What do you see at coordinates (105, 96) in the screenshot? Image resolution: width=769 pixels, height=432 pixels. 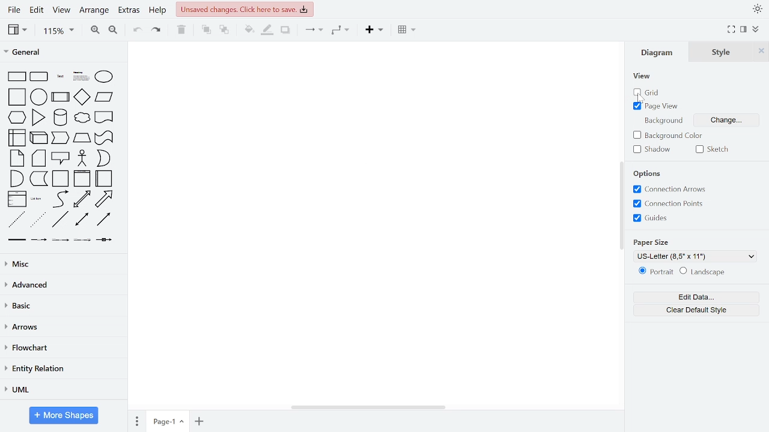 I see `paralellogram` at bounding box center [105, 96].